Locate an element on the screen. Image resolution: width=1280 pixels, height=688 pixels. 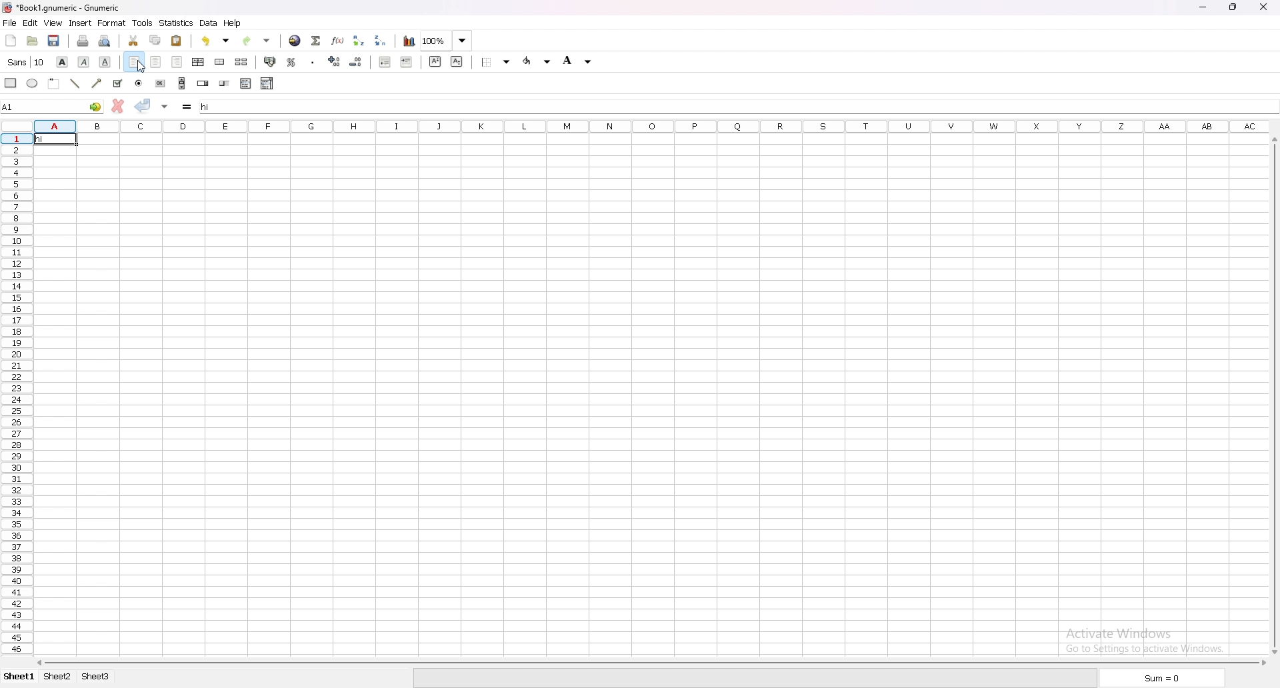
list is located at coordinates (246, 83).